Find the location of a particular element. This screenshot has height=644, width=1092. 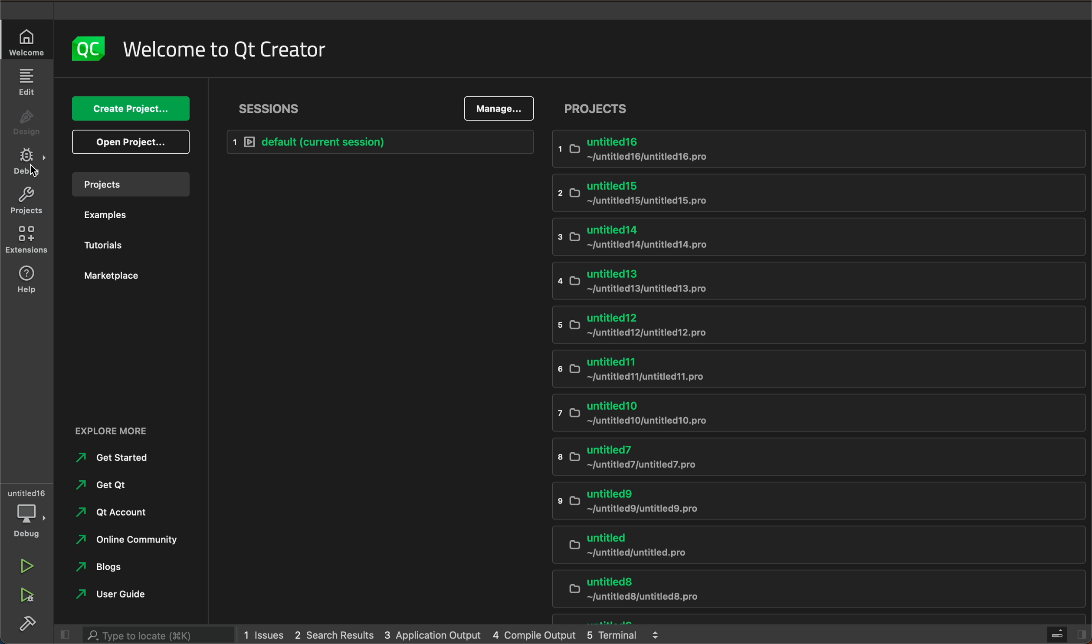

build is located at coordinates (30, 625).